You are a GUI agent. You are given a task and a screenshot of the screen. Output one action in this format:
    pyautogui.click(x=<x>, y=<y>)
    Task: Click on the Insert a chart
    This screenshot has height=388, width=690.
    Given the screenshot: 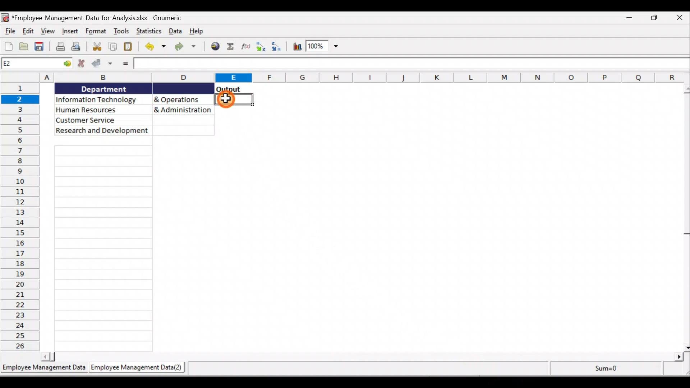 What is the action you would take?
    pyautogui.click(x=297, y=47)
    